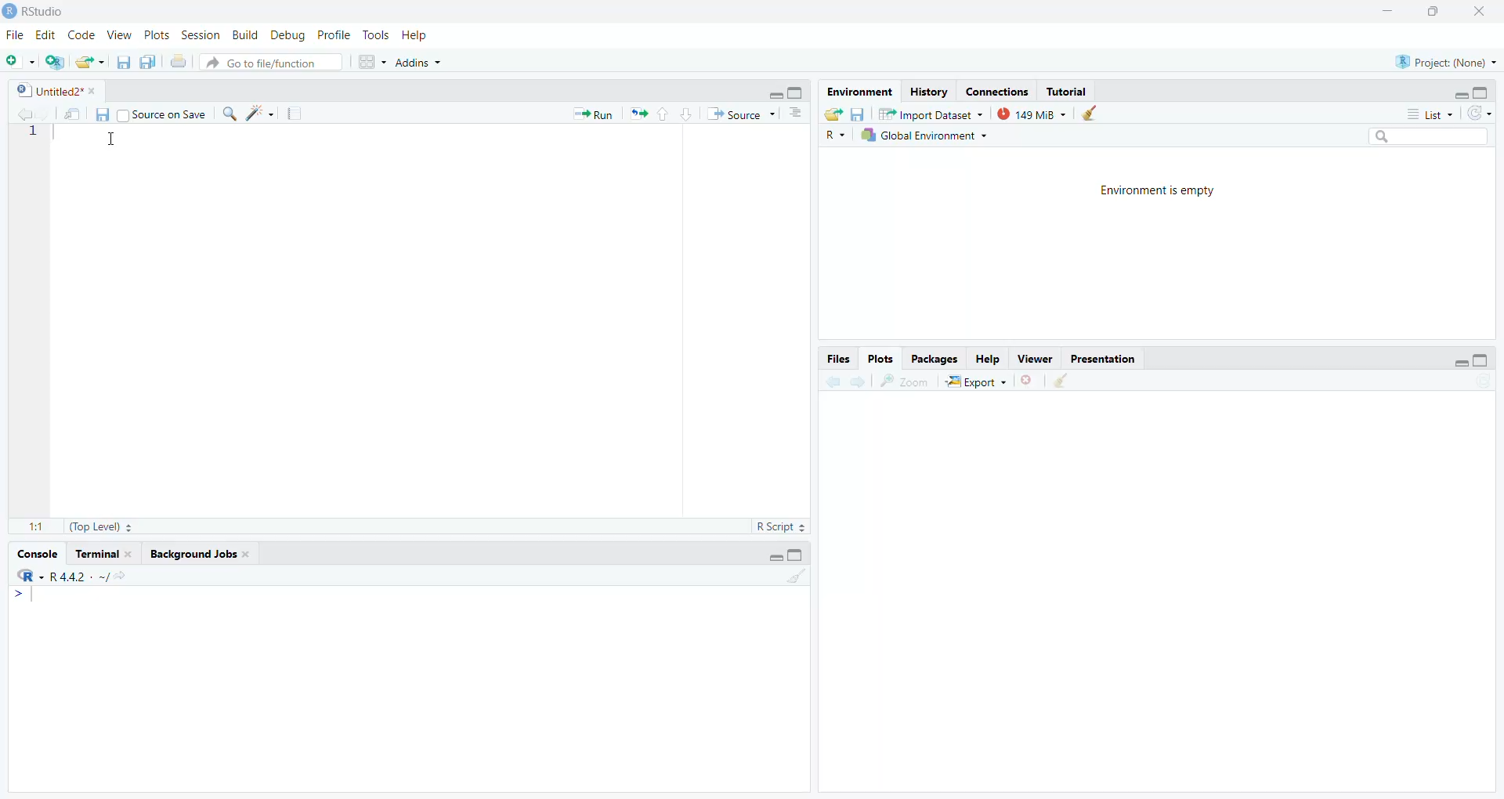 The height and width of the screenshot is (799, 1504). Describe the element at coordinates (35, 555) in the screenshot. I see `Console` at that location.